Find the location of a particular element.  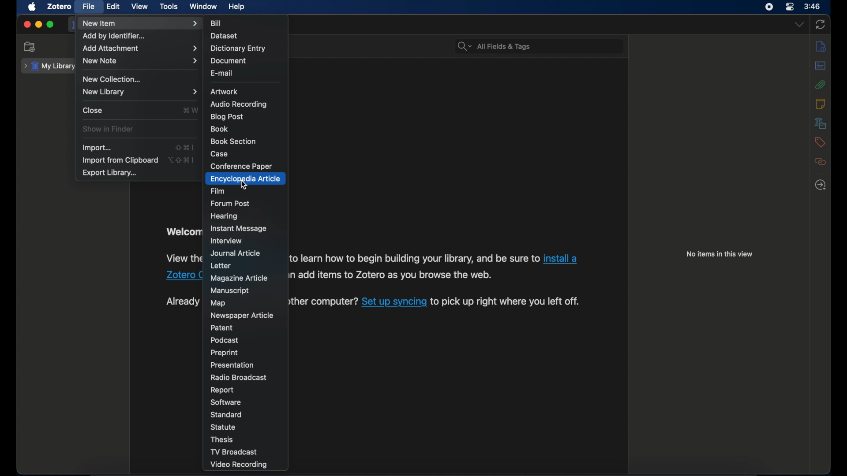

podcast is located at coordinates (225, 340).